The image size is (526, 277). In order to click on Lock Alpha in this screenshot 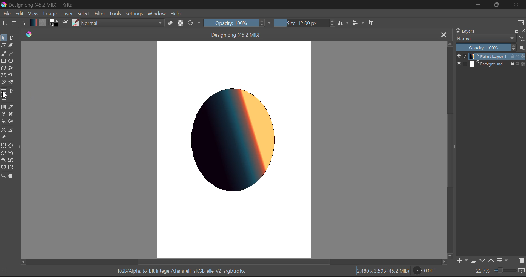, I will do `click(181, 23)`.